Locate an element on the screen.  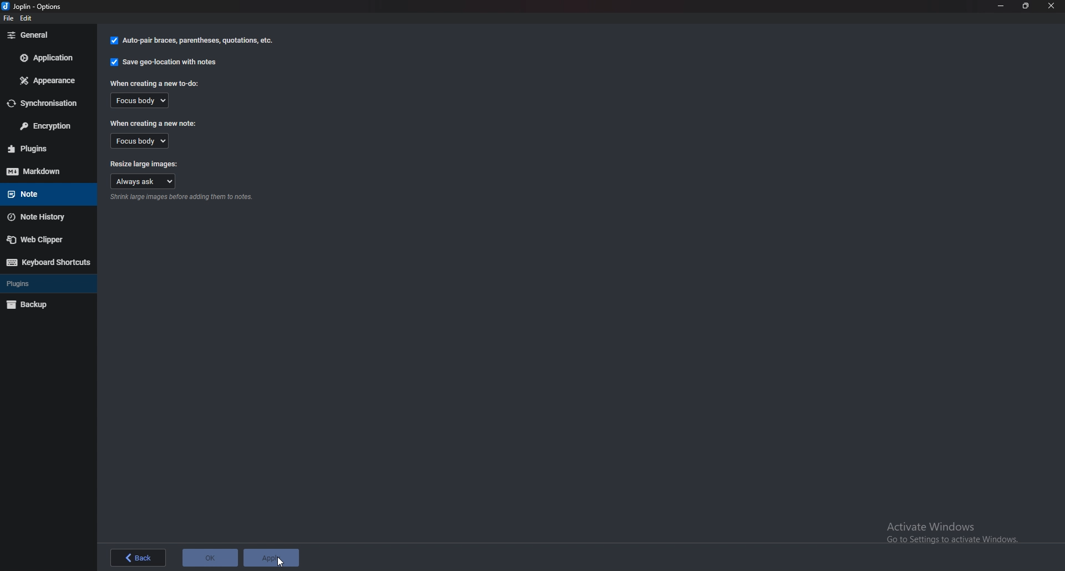
Info is located at coordinates (184, 197).